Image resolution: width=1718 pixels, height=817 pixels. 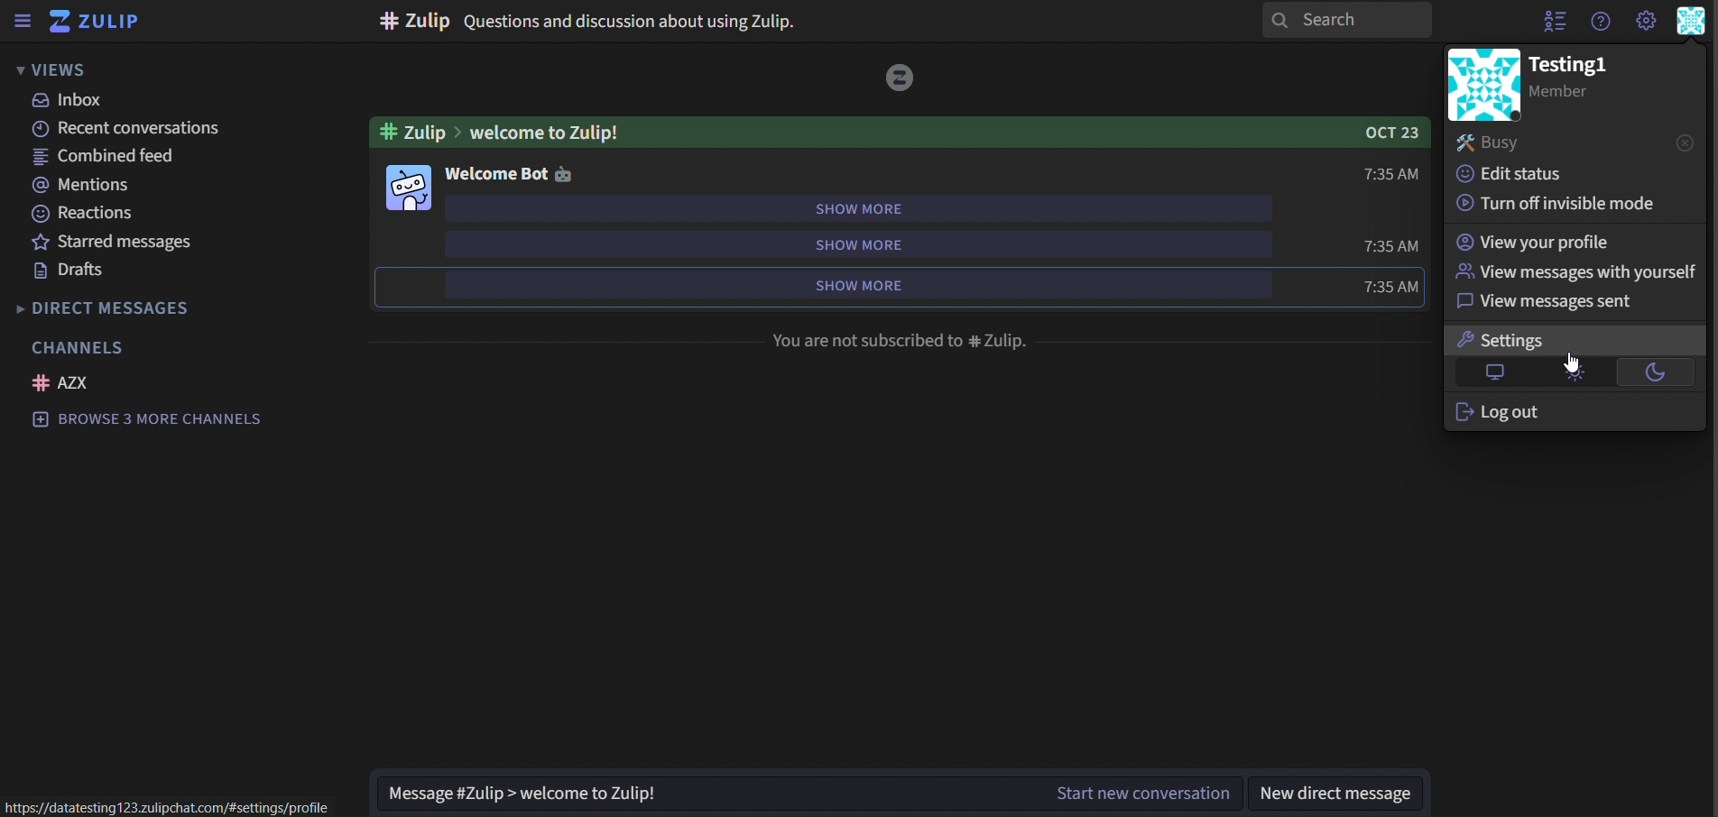 I want to click on inbox, so click(x=71, y=102).